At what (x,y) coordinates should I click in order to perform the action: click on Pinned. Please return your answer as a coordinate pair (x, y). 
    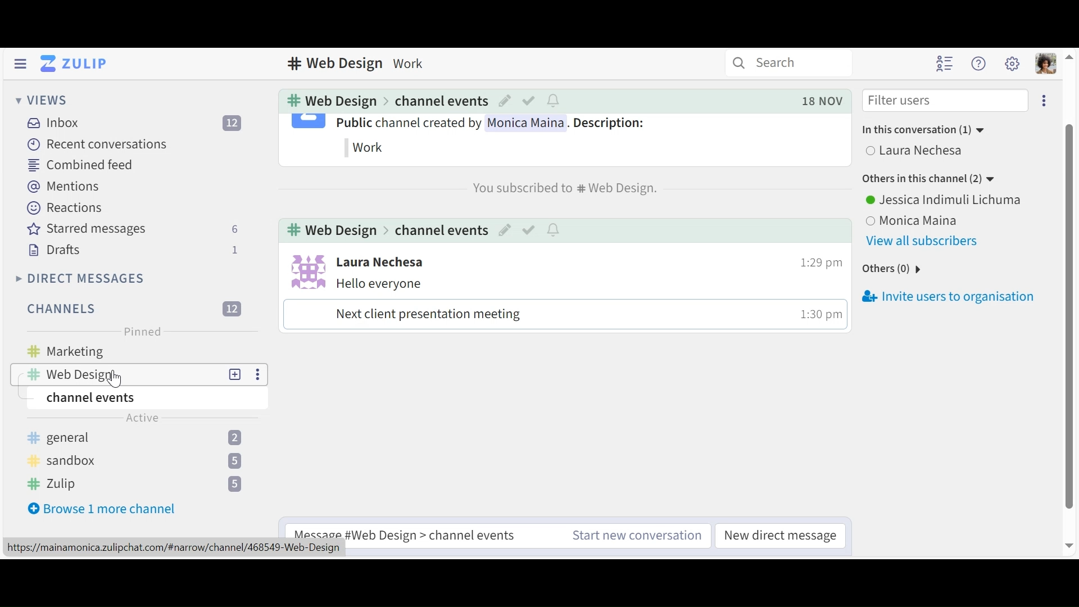
    Looking at the image, I should click on (142, 332).